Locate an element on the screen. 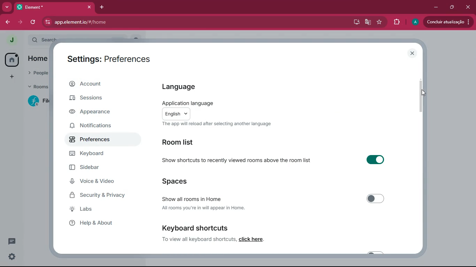 The width and height of the screenshot is (476, 267). quick settings is located at coordinates (12, 257).